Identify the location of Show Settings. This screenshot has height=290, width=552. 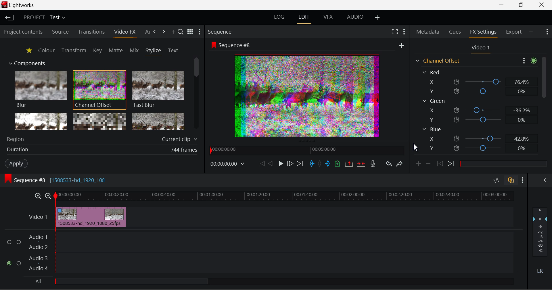
(547, 32).